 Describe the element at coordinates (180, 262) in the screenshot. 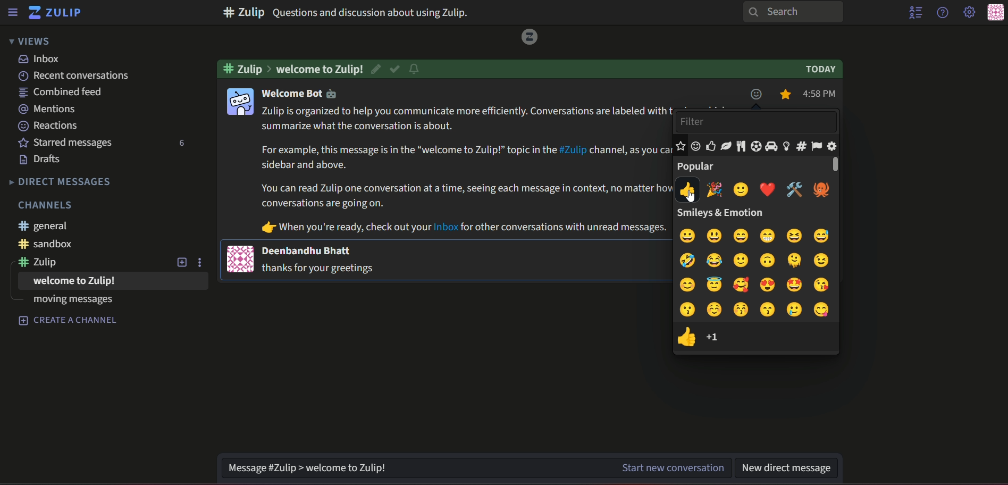

I see `Add` at that location.